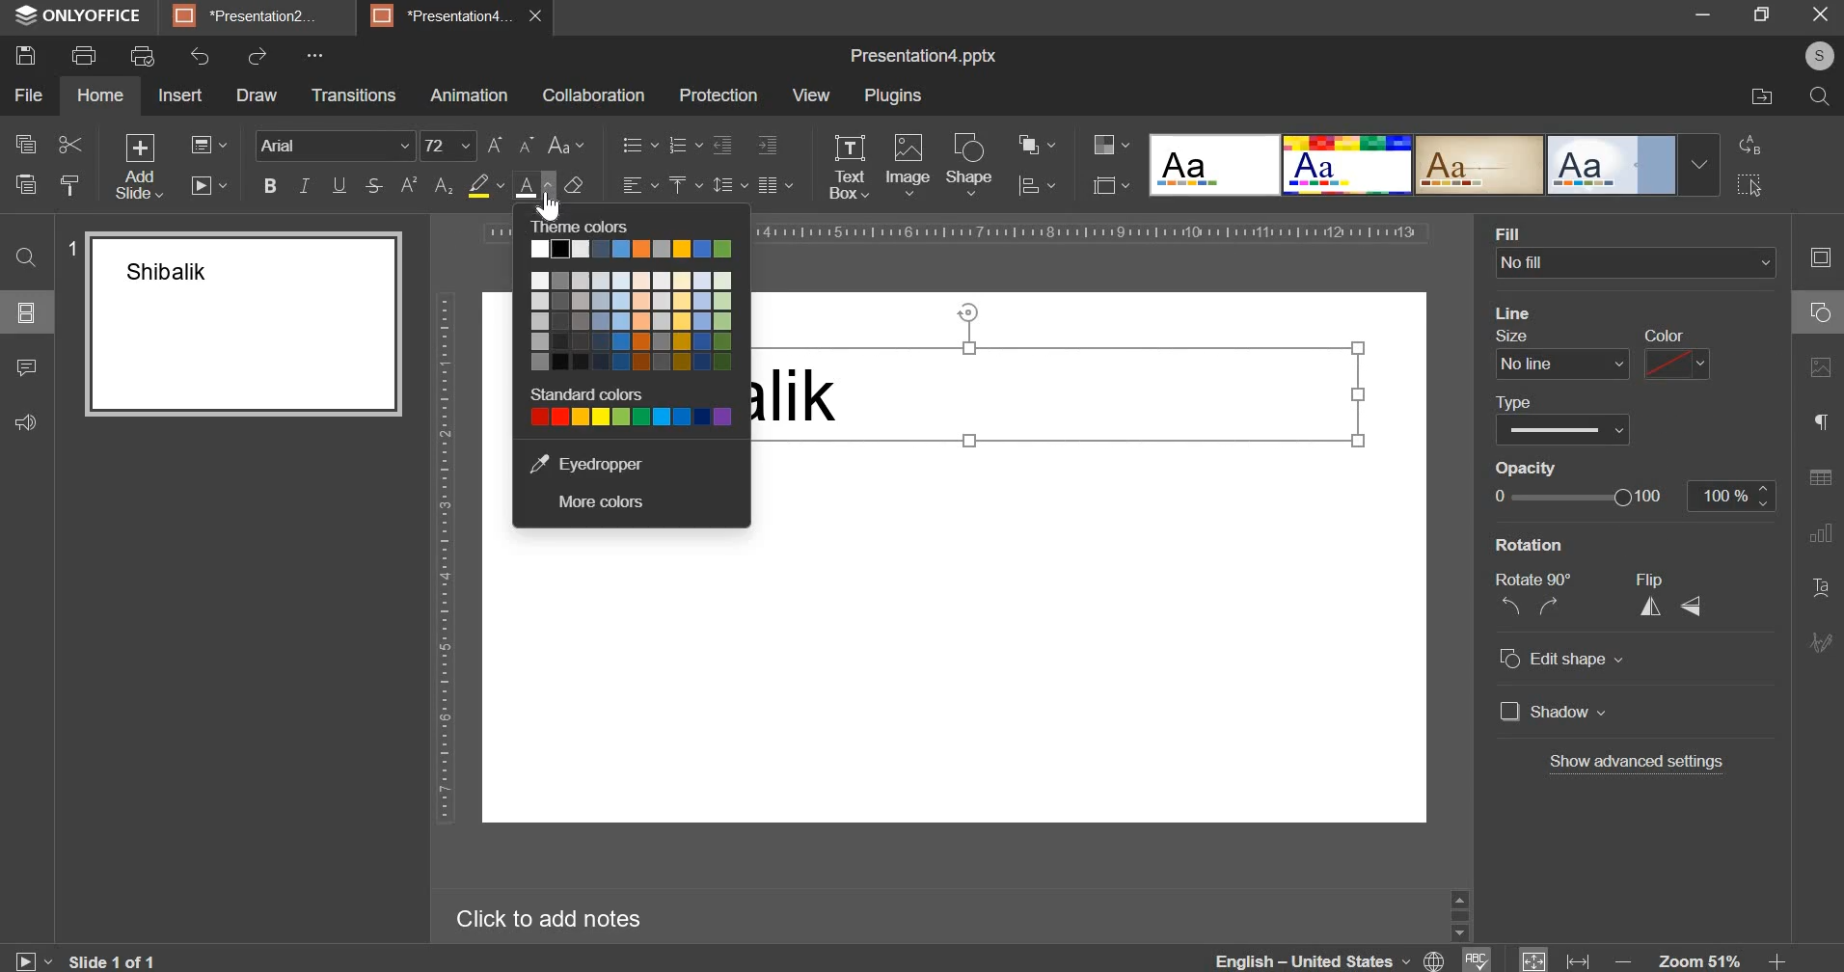  Describe the element at coordinates (1592, 547) in the screenshot. I see `rotation` at that location.